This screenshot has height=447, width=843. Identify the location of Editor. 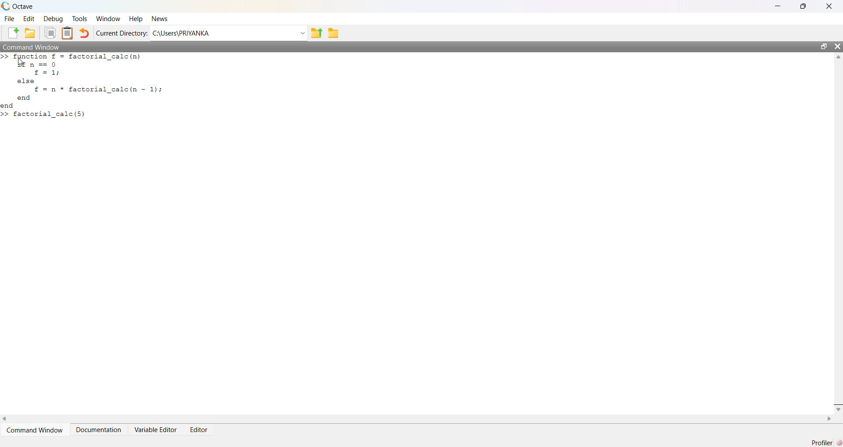
(200, 431).